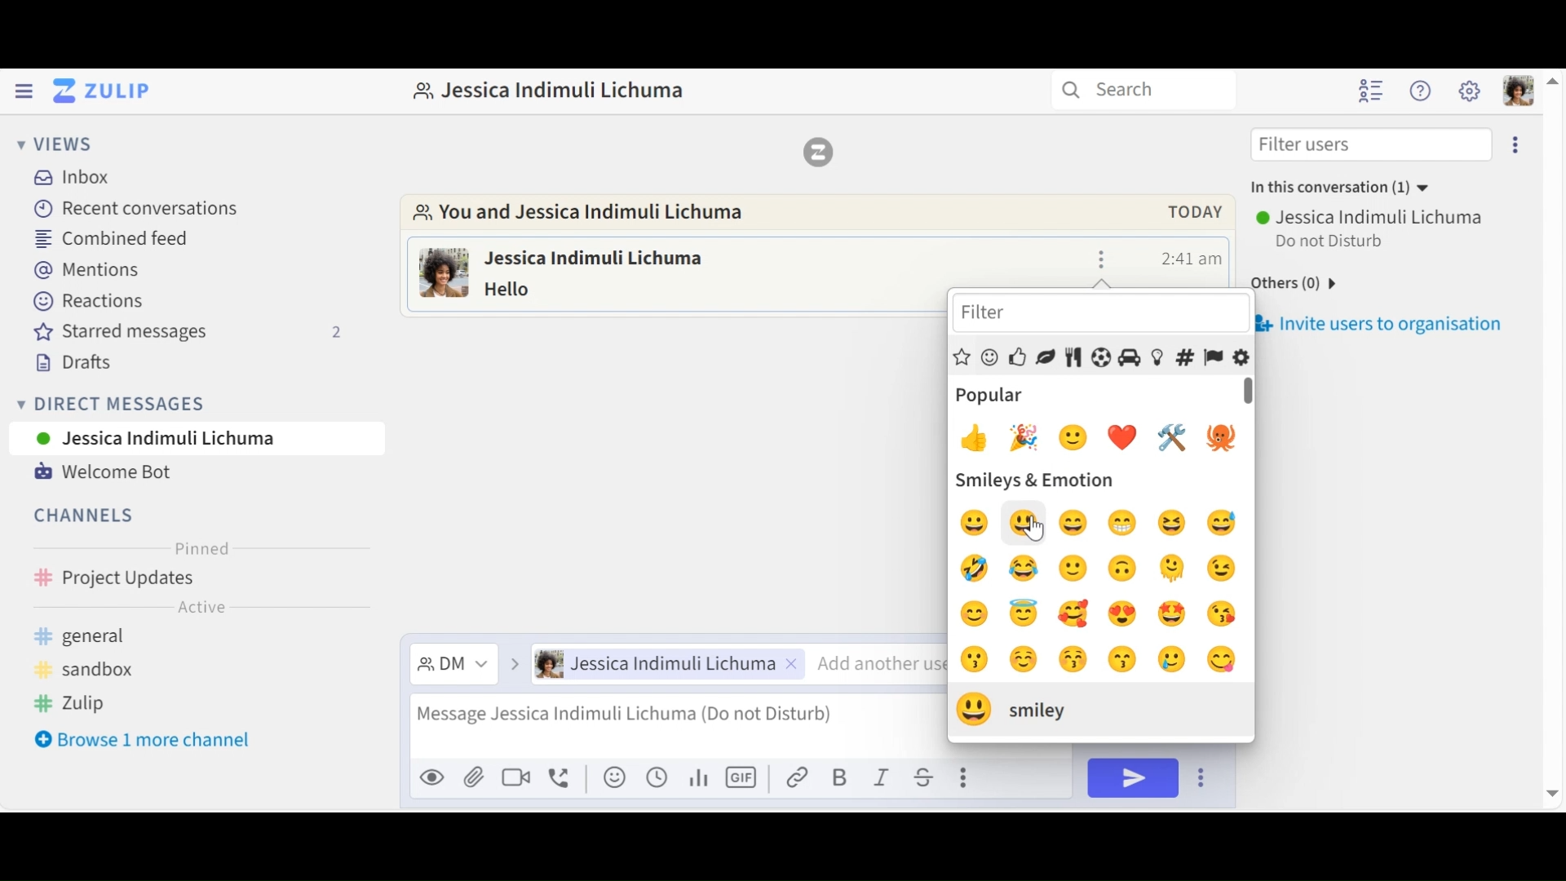 This screenshot has height=881, width=1566. I want to click on smile heart eyes, so click(1130, 614).